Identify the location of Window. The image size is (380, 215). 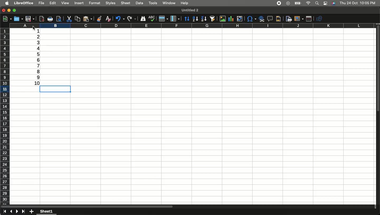
(169, 3).